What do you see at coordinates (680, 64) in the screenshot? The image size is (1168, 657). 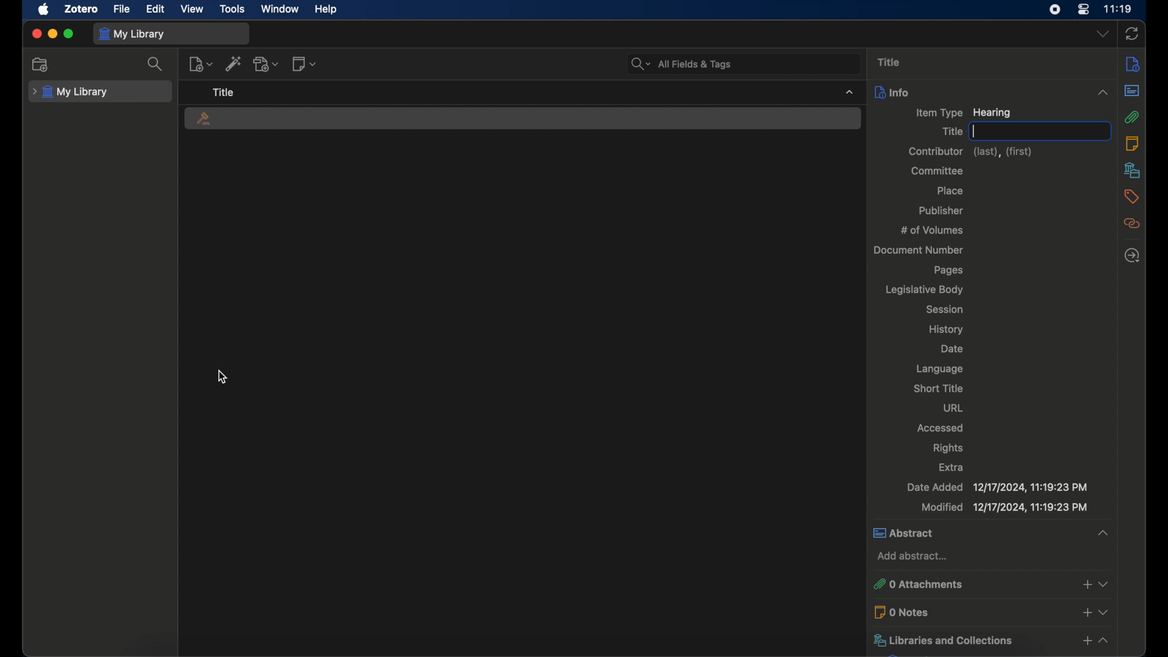 I see `search` at bounding box center [680, 64].